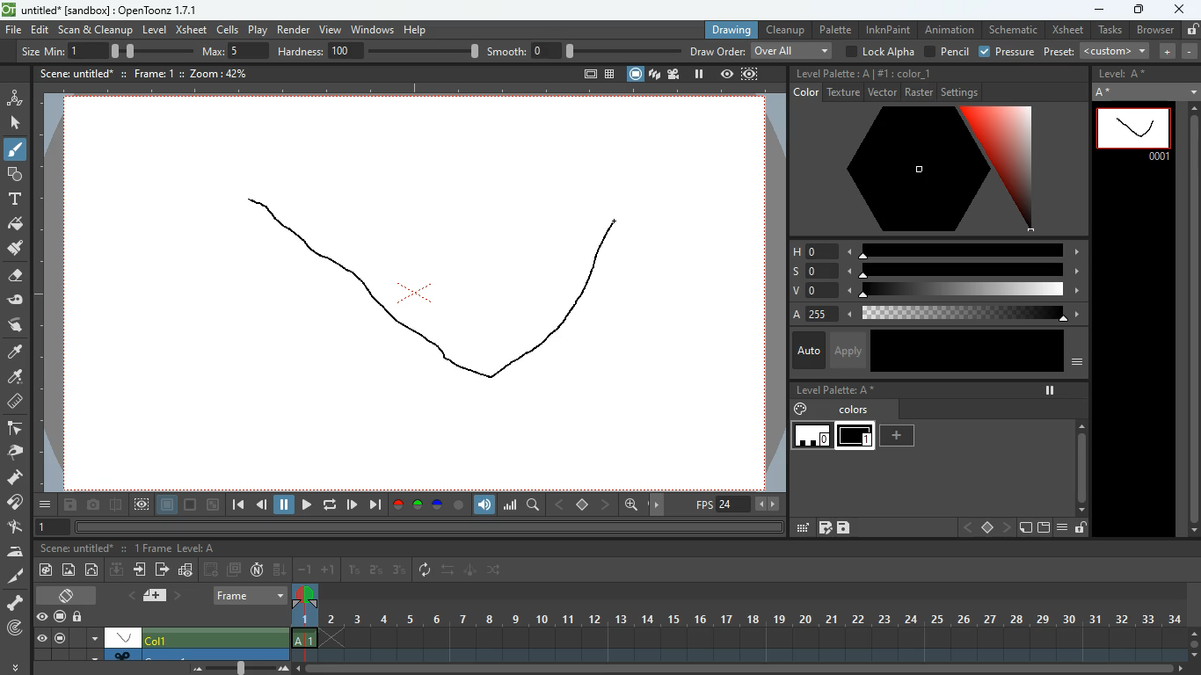 The height and width of the screenshot is (675, 1201). What do you see at coordinates (449, 570) in the screenshot?
I see `swap` at bounding box center [449, 570].